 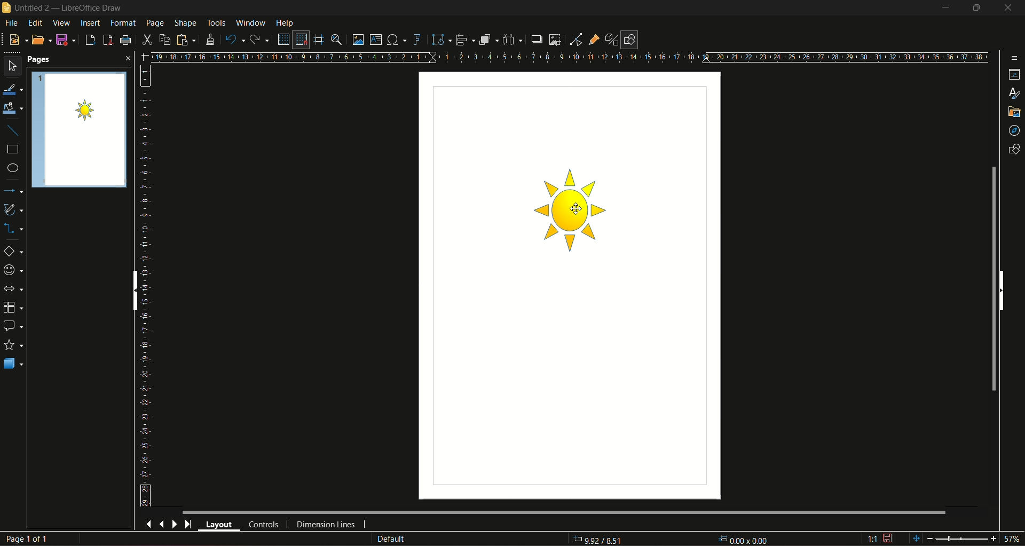 I want to click on connectors, so click(x=13, y=229).